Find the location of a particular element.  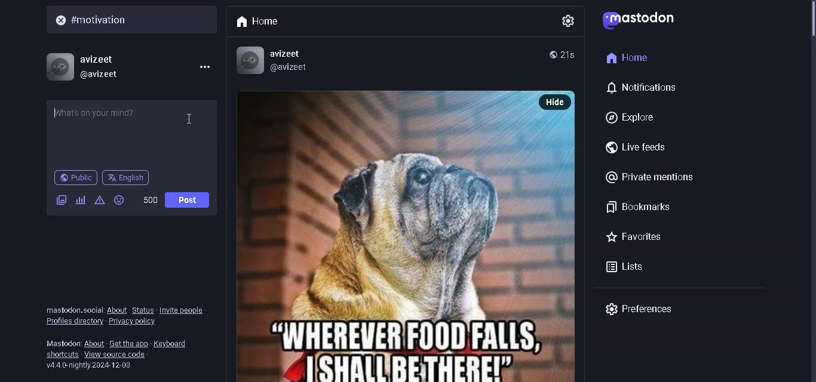

privacy policy is located at coordinates (137, 322).